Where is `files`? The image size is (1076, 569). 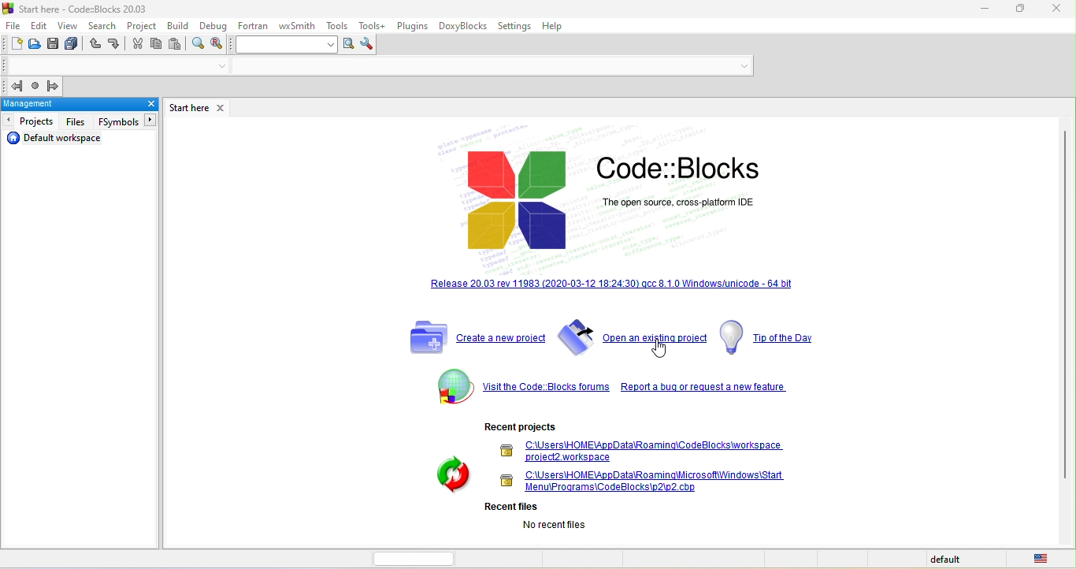 files is located at coordinates (79, 122).